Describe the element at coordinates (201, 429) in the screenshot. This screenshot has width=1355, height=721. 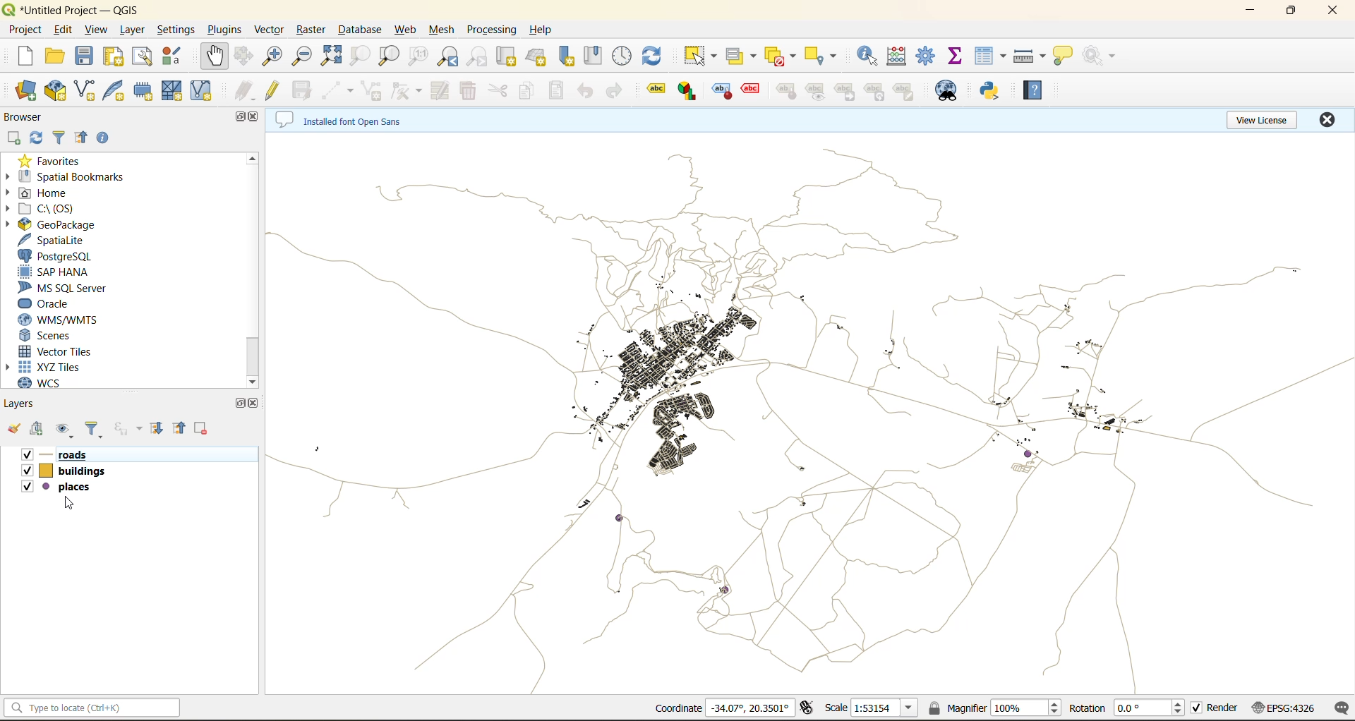
I see `remove` at that location.